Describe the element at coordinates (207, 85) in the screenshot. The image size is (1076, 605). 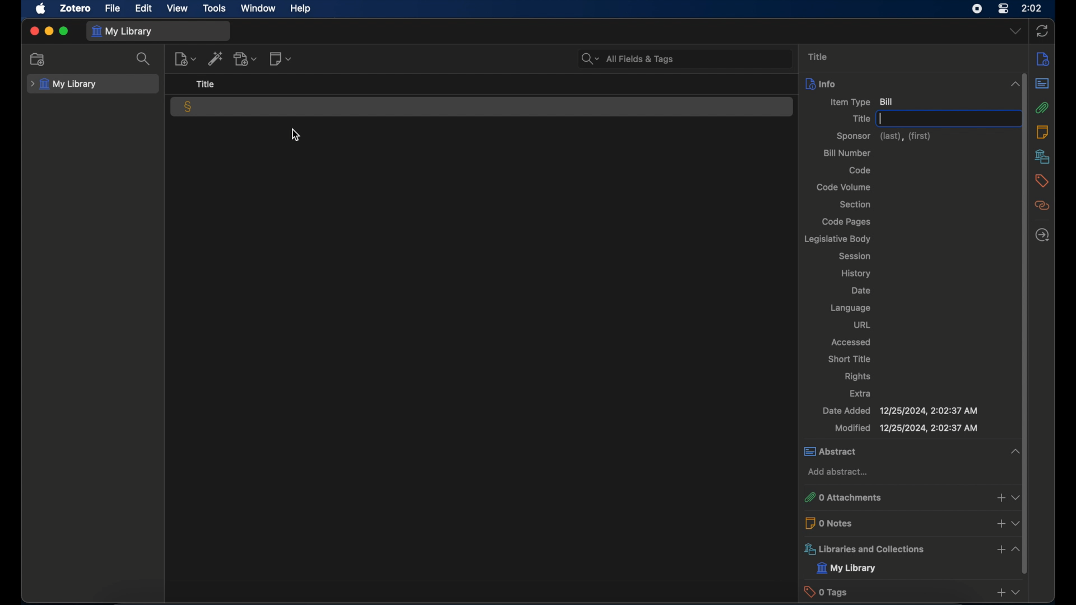
I see `title` at that location.